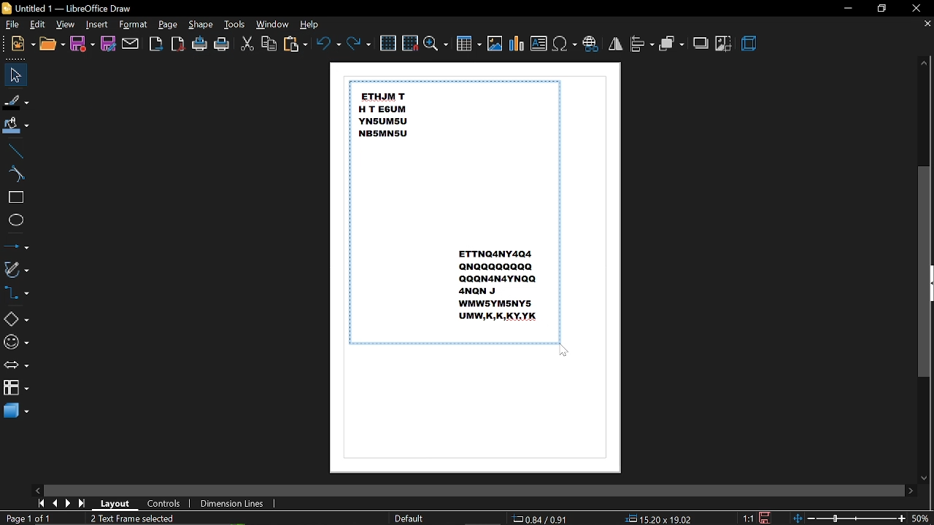  What do you see at coordinates (539, 44) in the screenshot?
I see `insert text` at bounding box center [539, 44].